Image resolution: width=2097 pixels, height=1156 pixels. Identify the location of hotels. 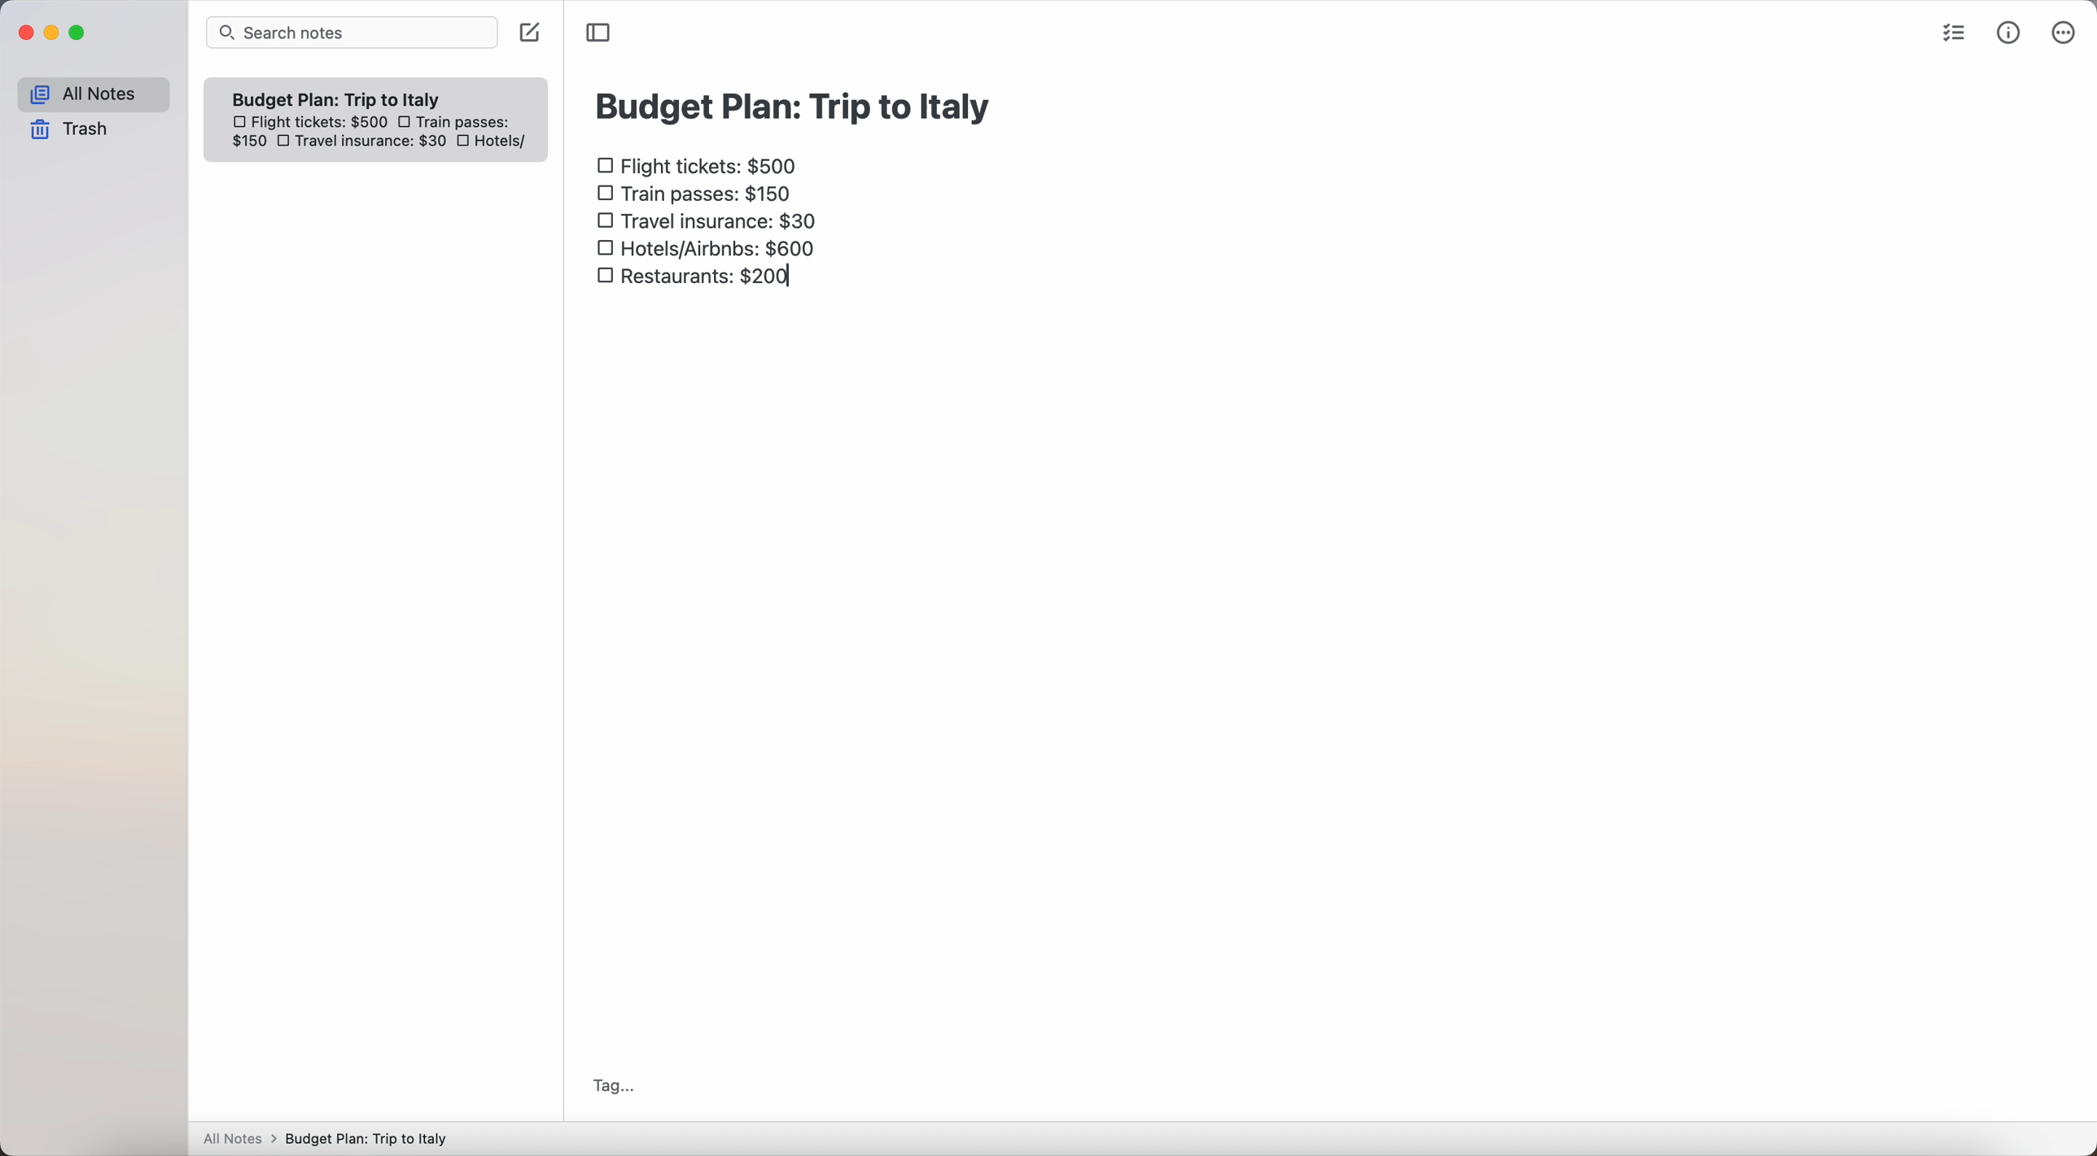
(509, 142).